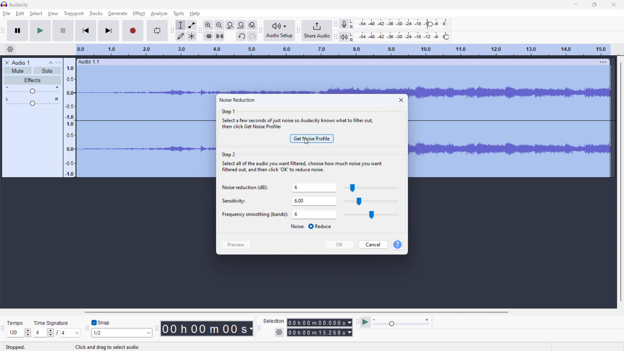  What do you see at coordinates (306, 142) in the screenshot?
I see `Cursor on get Noise profile` at bounding box center [306, 142].